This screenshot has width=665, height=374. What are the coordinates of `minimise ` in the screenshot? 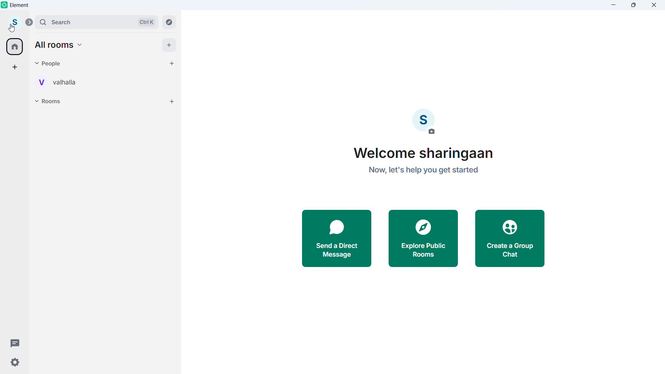 It's located at (614, 5).